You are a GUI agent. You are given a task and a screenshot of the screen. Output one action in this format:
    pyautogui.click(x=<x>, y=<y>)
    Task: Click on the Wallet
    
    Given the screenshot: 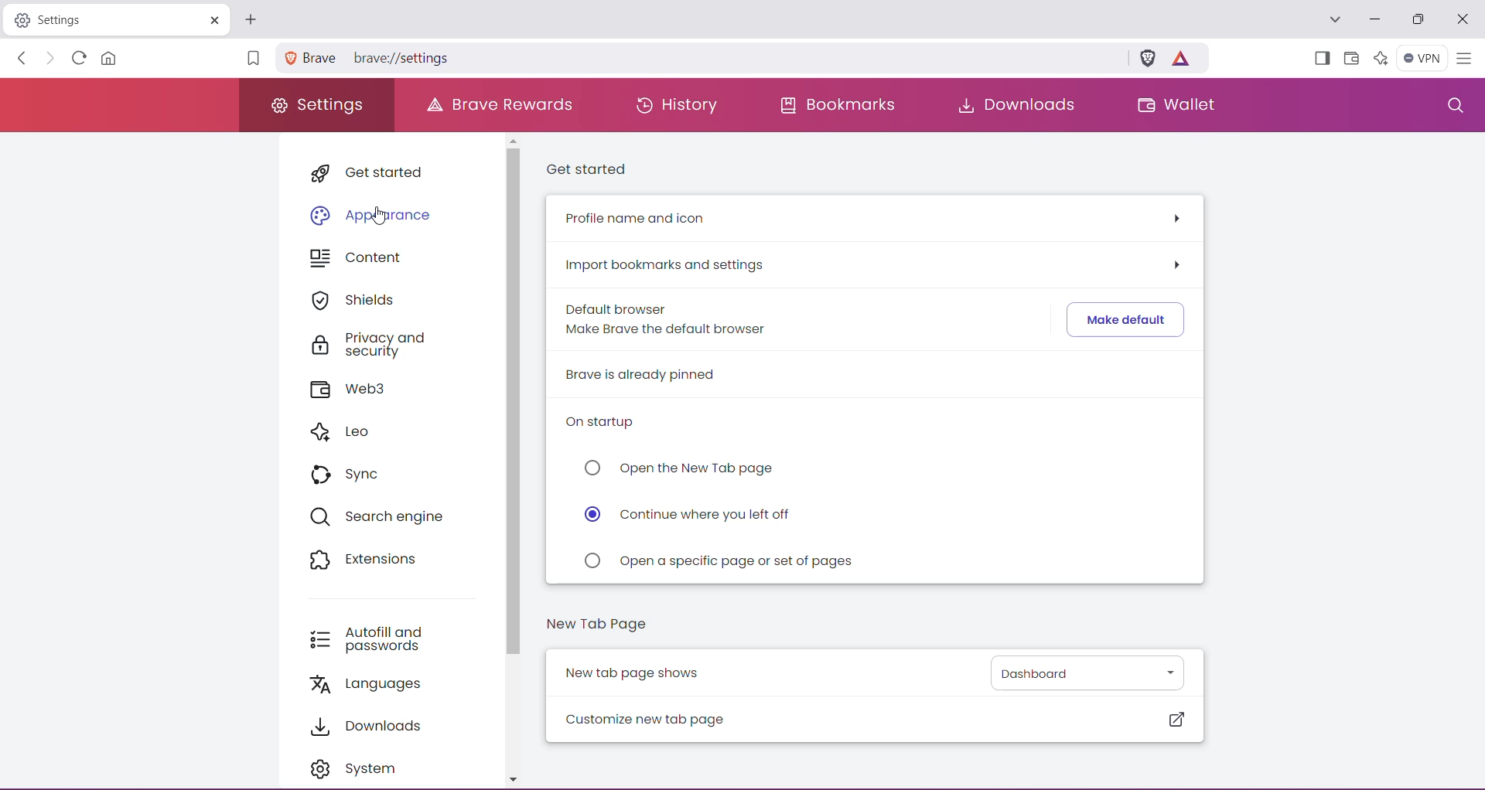 What is the action you would take?
    pyautogui.click(x=1175, y=107)
    